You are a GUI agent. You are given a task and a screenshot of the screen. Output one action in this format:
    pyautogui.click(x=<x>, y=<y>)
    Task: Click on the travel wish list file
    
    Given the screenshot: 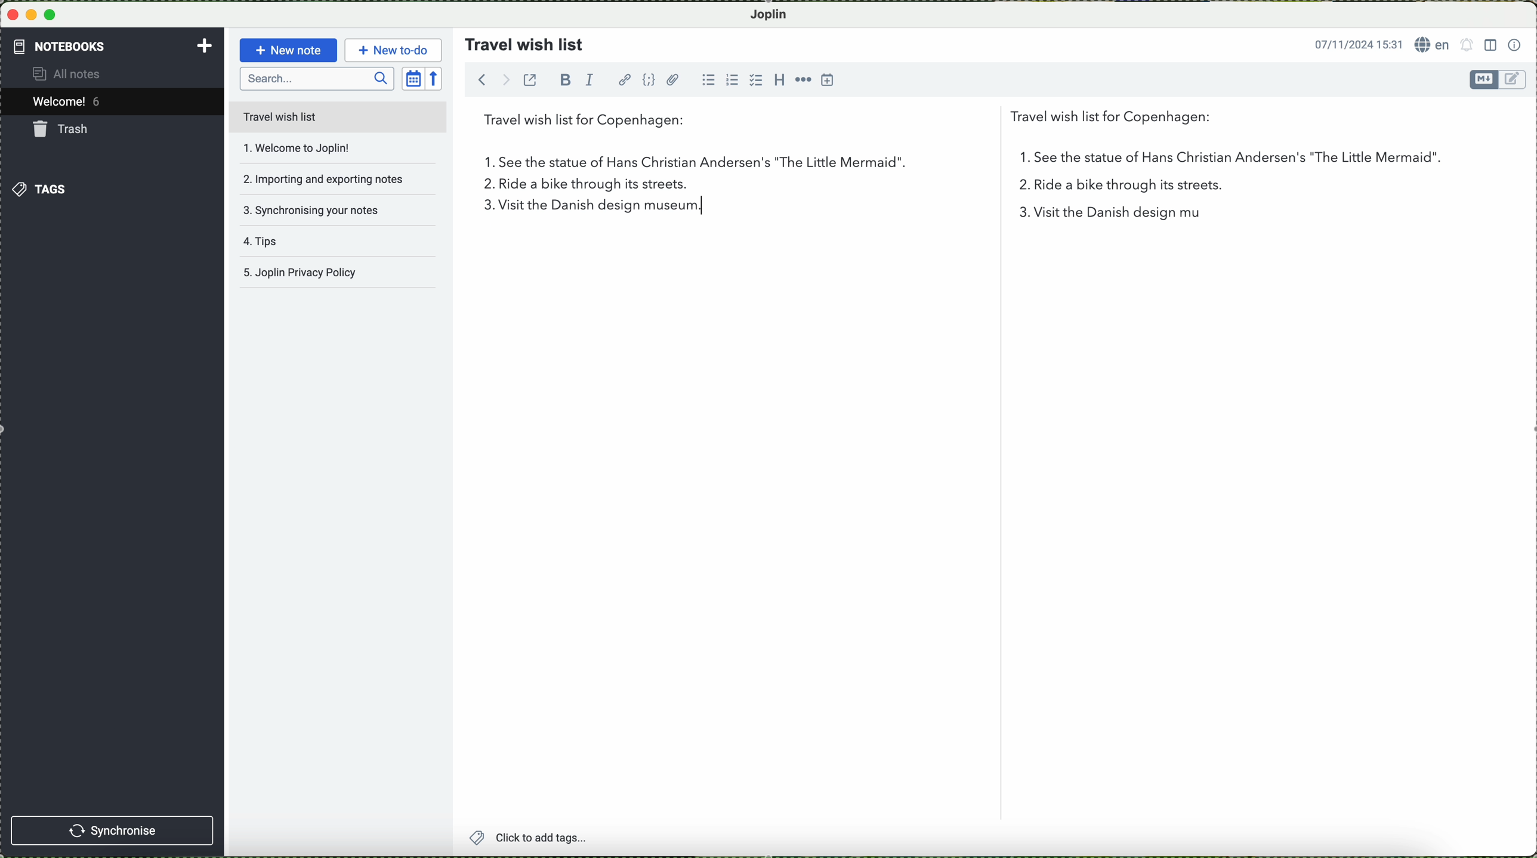 What is the action you would take?
    pyautogui.click(x=337, y=116)
    